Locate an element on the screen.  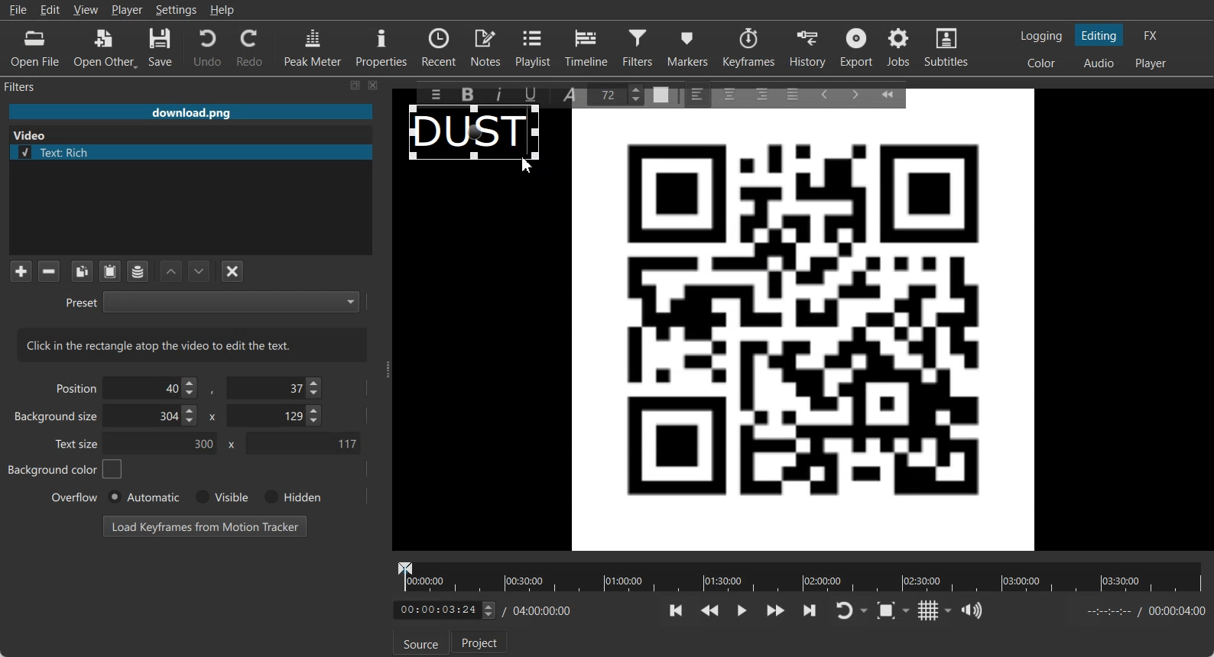
Load Keyframe from Motion Tracker is located at coordinates (205, 526).